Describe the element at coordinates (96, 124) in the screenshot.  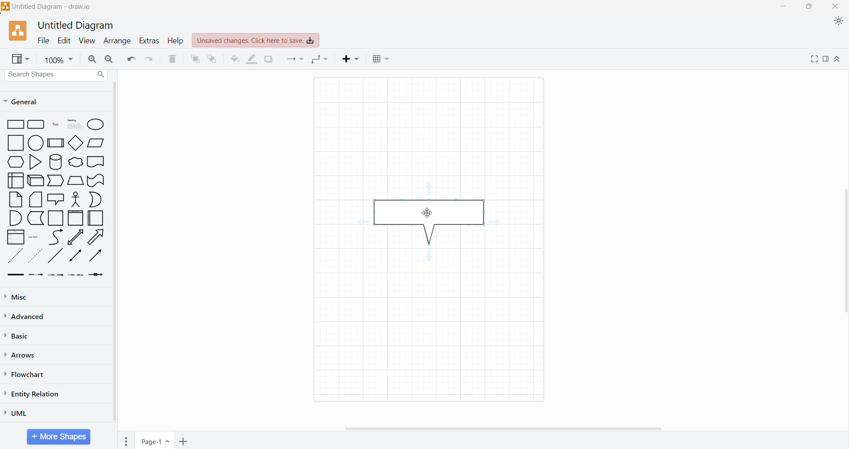
I see `Ellipse` at that location.